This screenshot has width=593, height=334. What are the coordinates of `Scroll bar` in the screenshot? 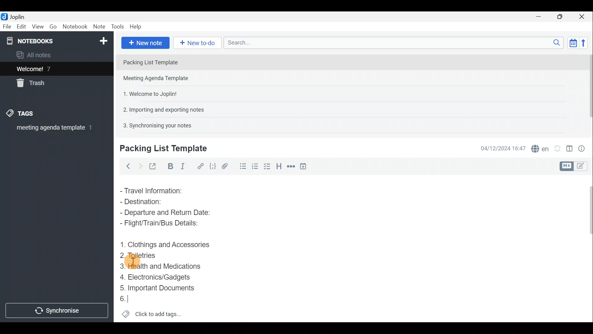 It's located at (587, 248).